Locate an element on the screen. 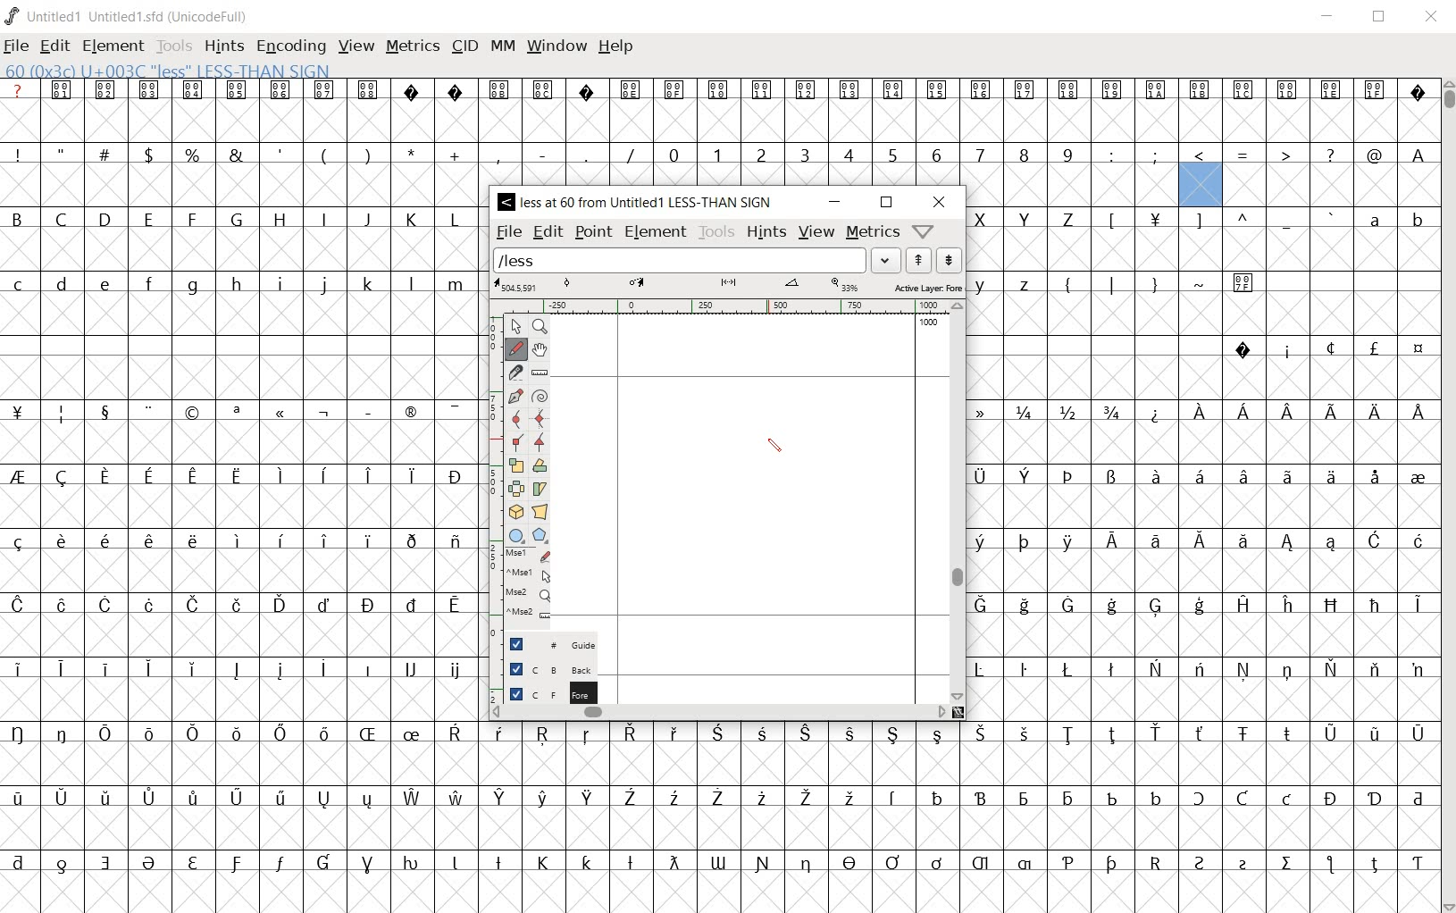 The width and height of the screenshot is (1456, 913). scrollbar is located at coordinates (719, 714).